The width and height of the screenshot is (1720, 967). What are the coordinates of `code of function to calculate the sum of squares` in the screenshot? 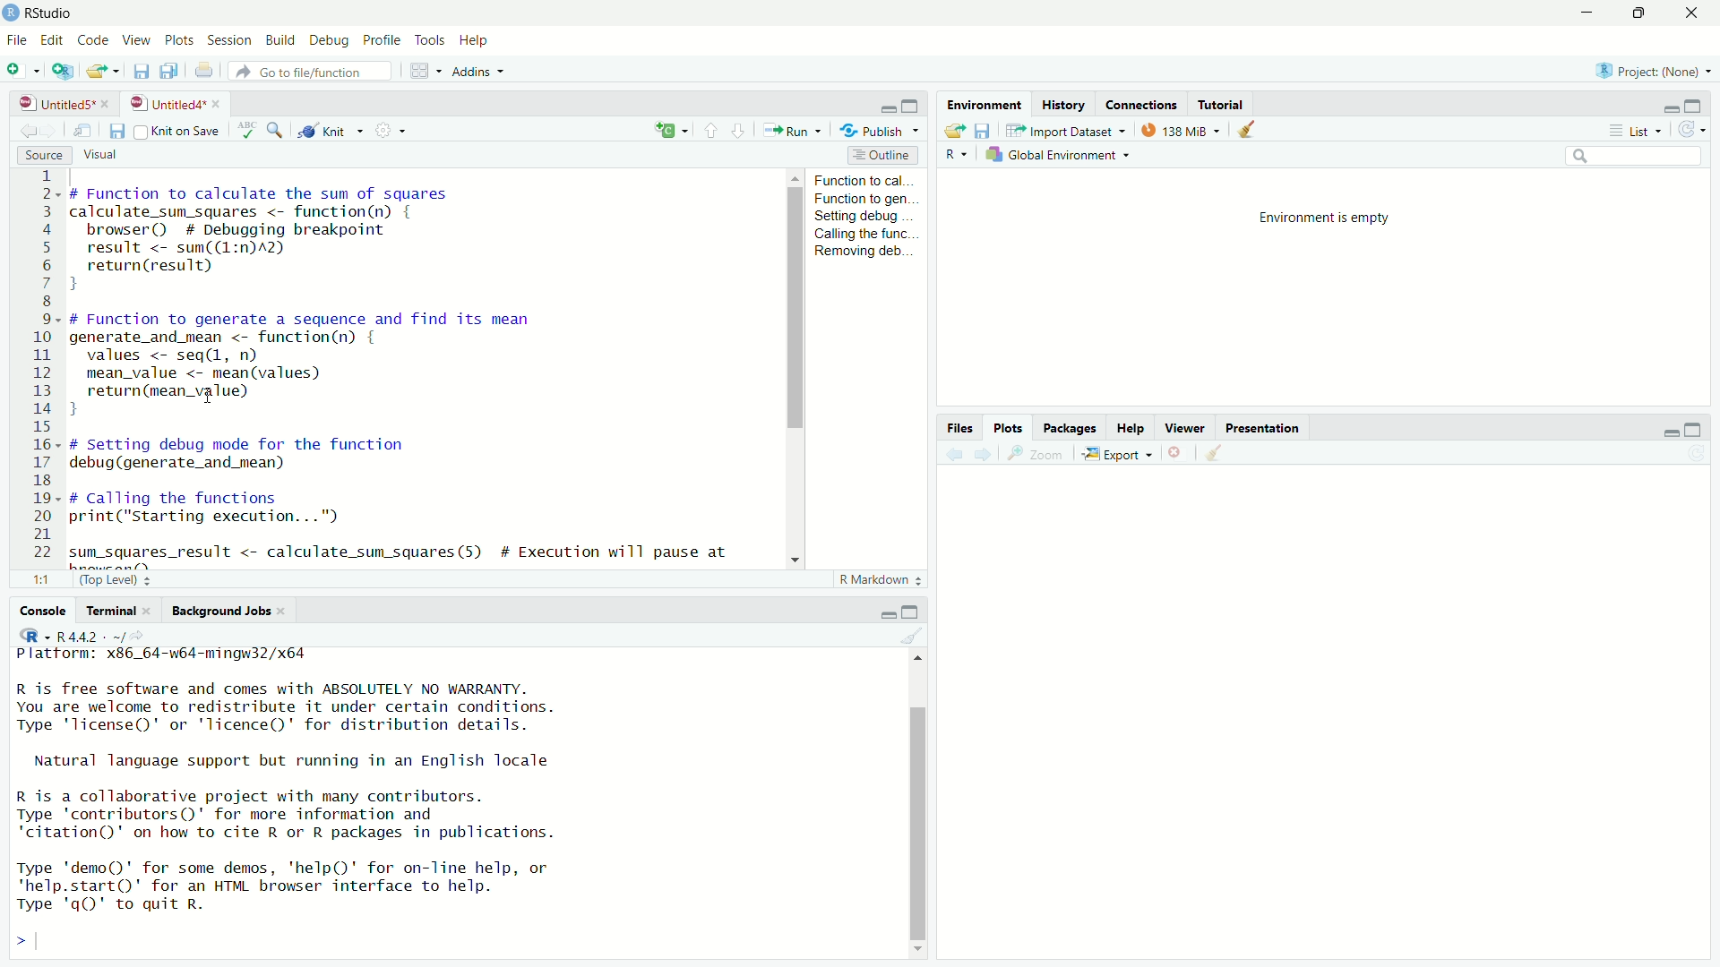 It's located at (330, 239).